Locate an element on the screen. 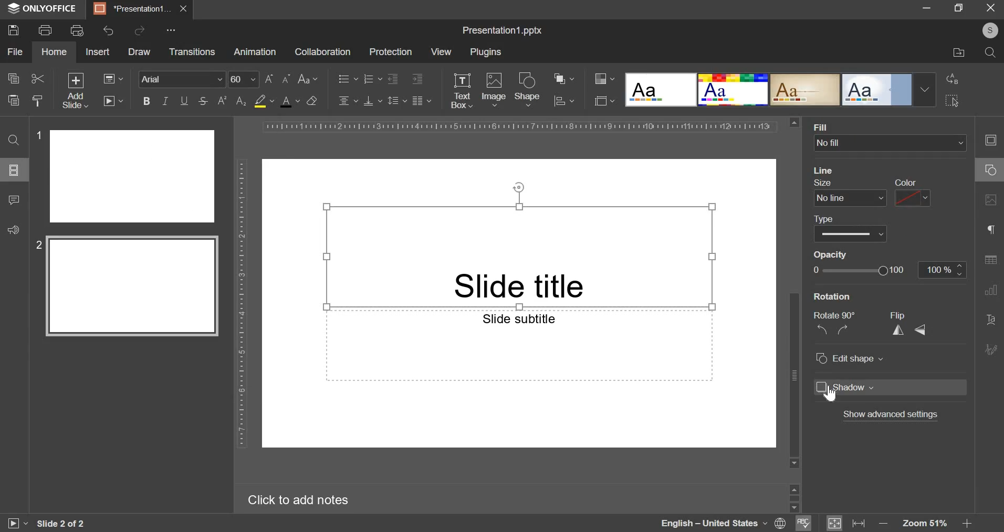  close is located at coordinates (183, 8).